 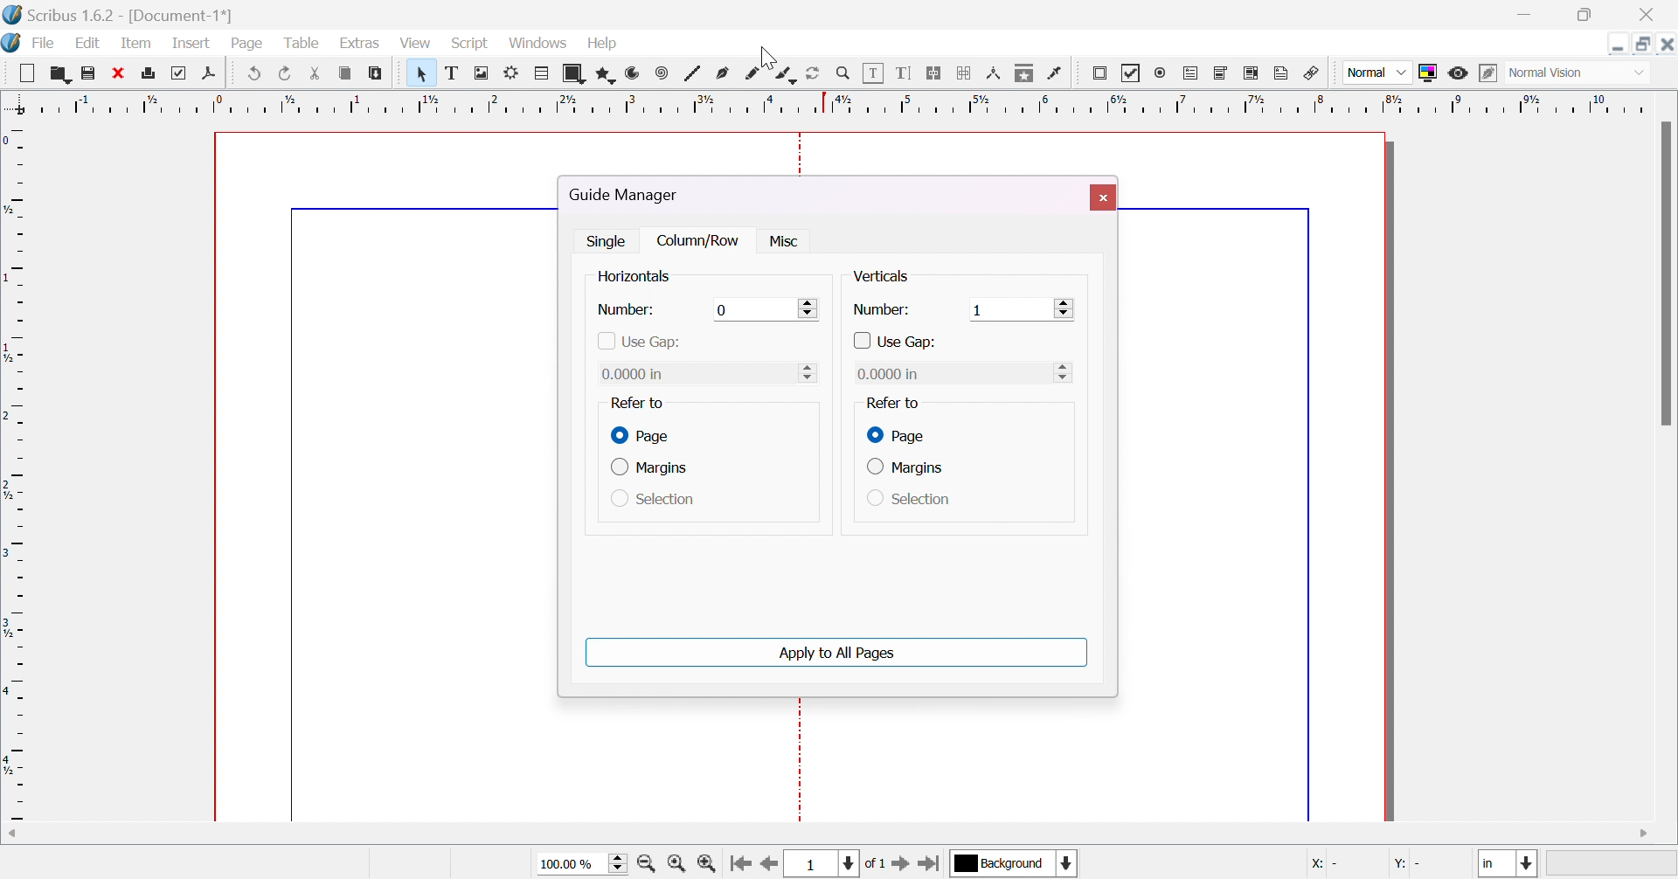 I want to click on slider, so click(x=1067, y=371).